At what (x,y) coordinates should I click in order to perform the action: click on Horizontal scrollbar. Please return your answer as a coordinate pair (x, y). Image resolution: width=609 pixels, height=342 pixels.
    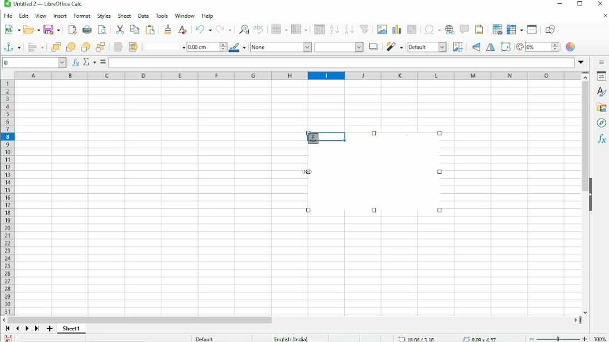
    Looking at the image, I should click on (143, 319).